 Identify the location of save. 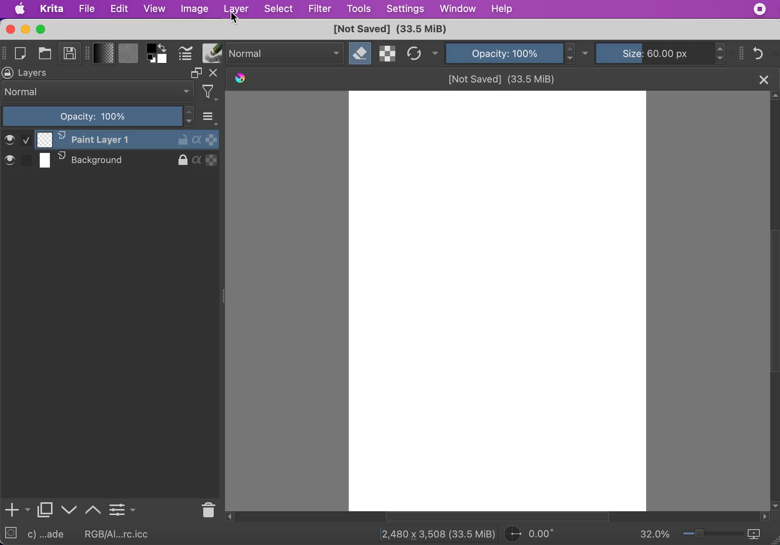
(70, 55).